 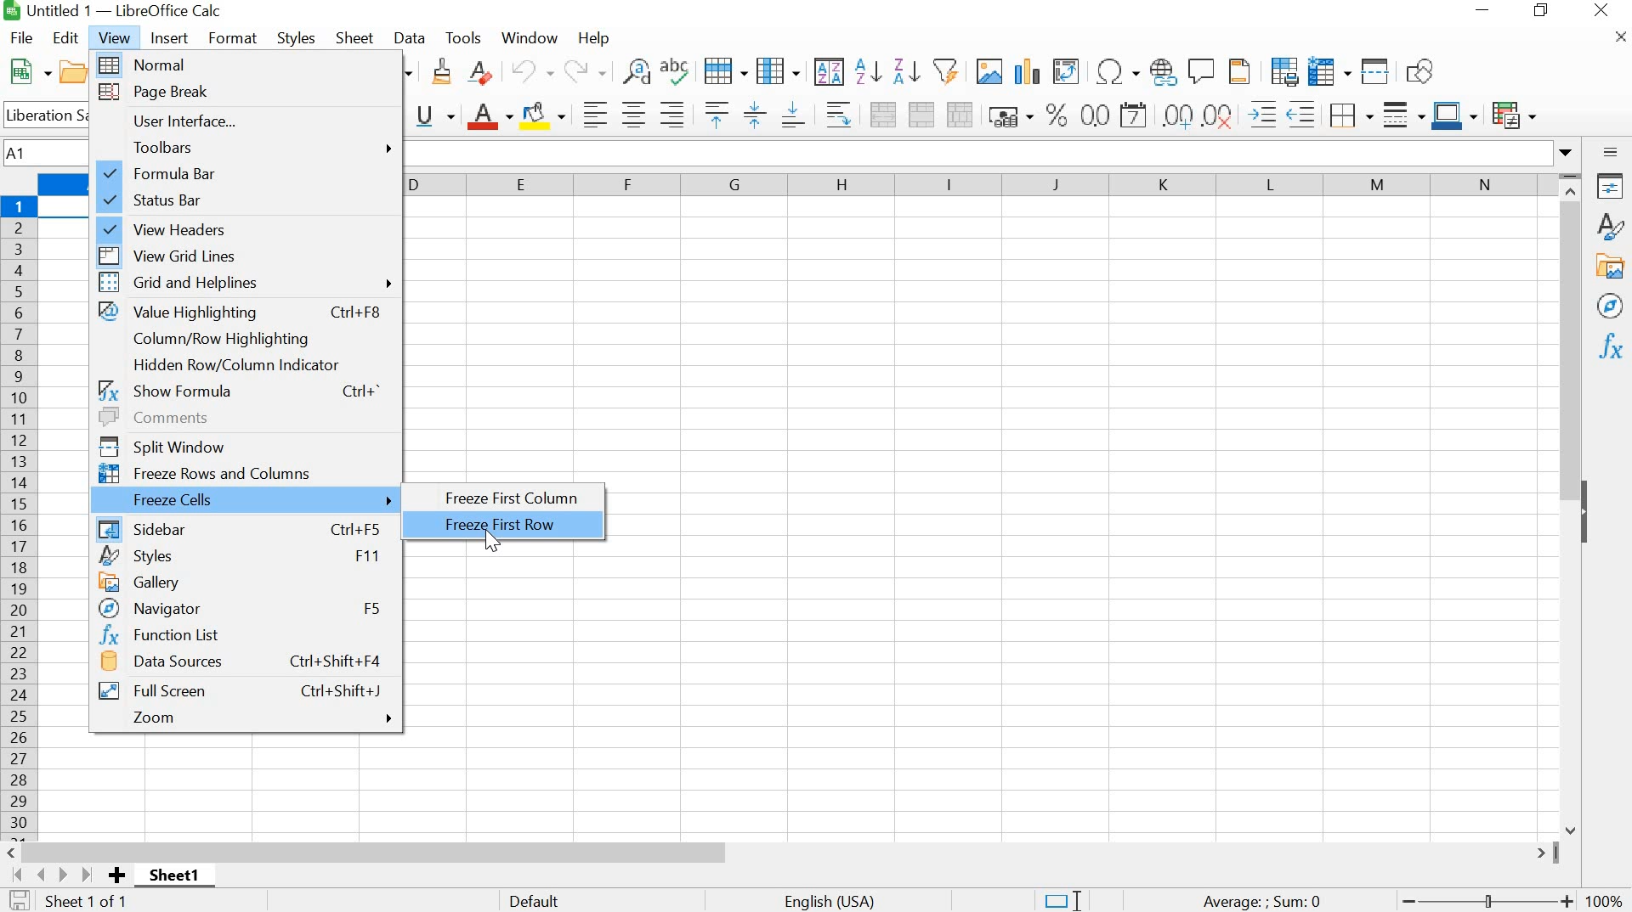 I want to click on FREEZE ROWS AND COLUMNS, so click(x=244, y=471).